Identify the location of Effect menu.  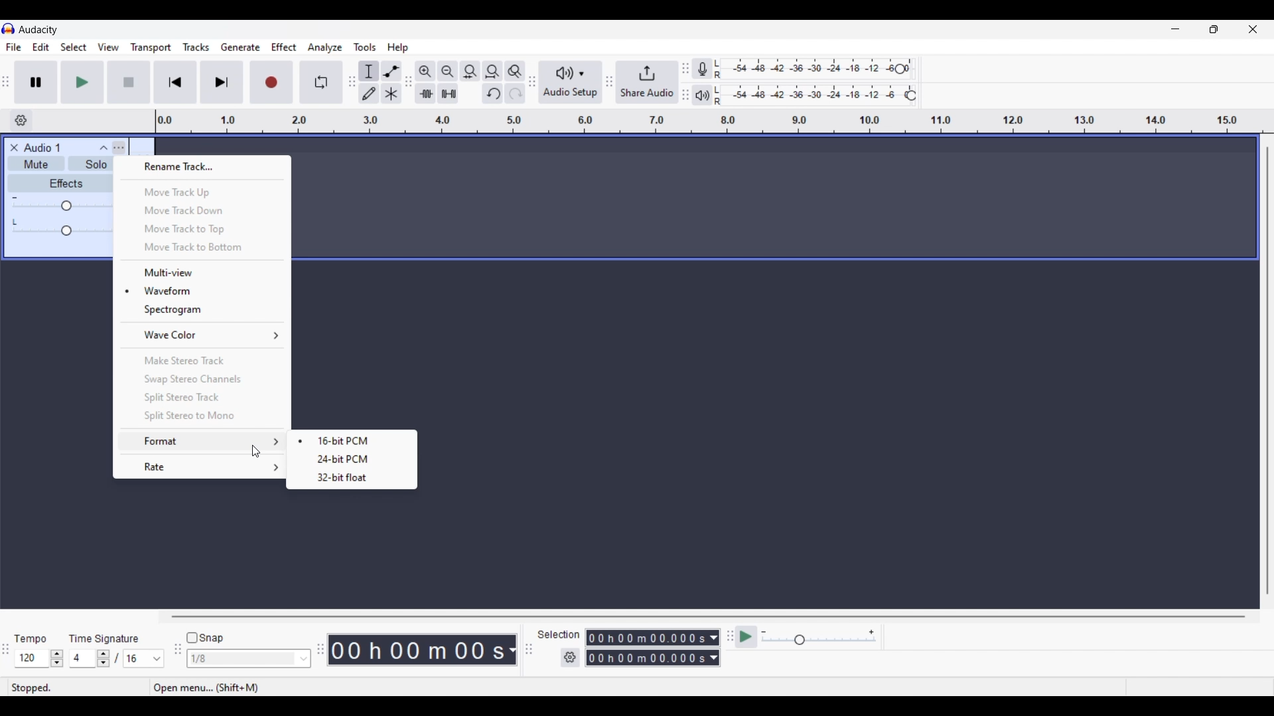
(285, 47).